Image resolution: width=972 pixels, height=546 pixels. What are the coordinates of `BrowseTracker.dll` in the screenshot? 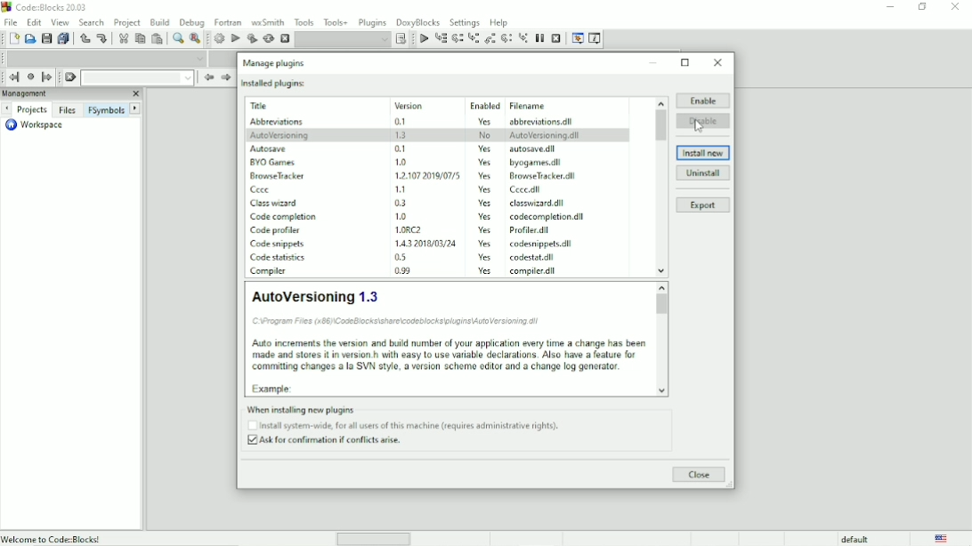 It's located at (539, 176).